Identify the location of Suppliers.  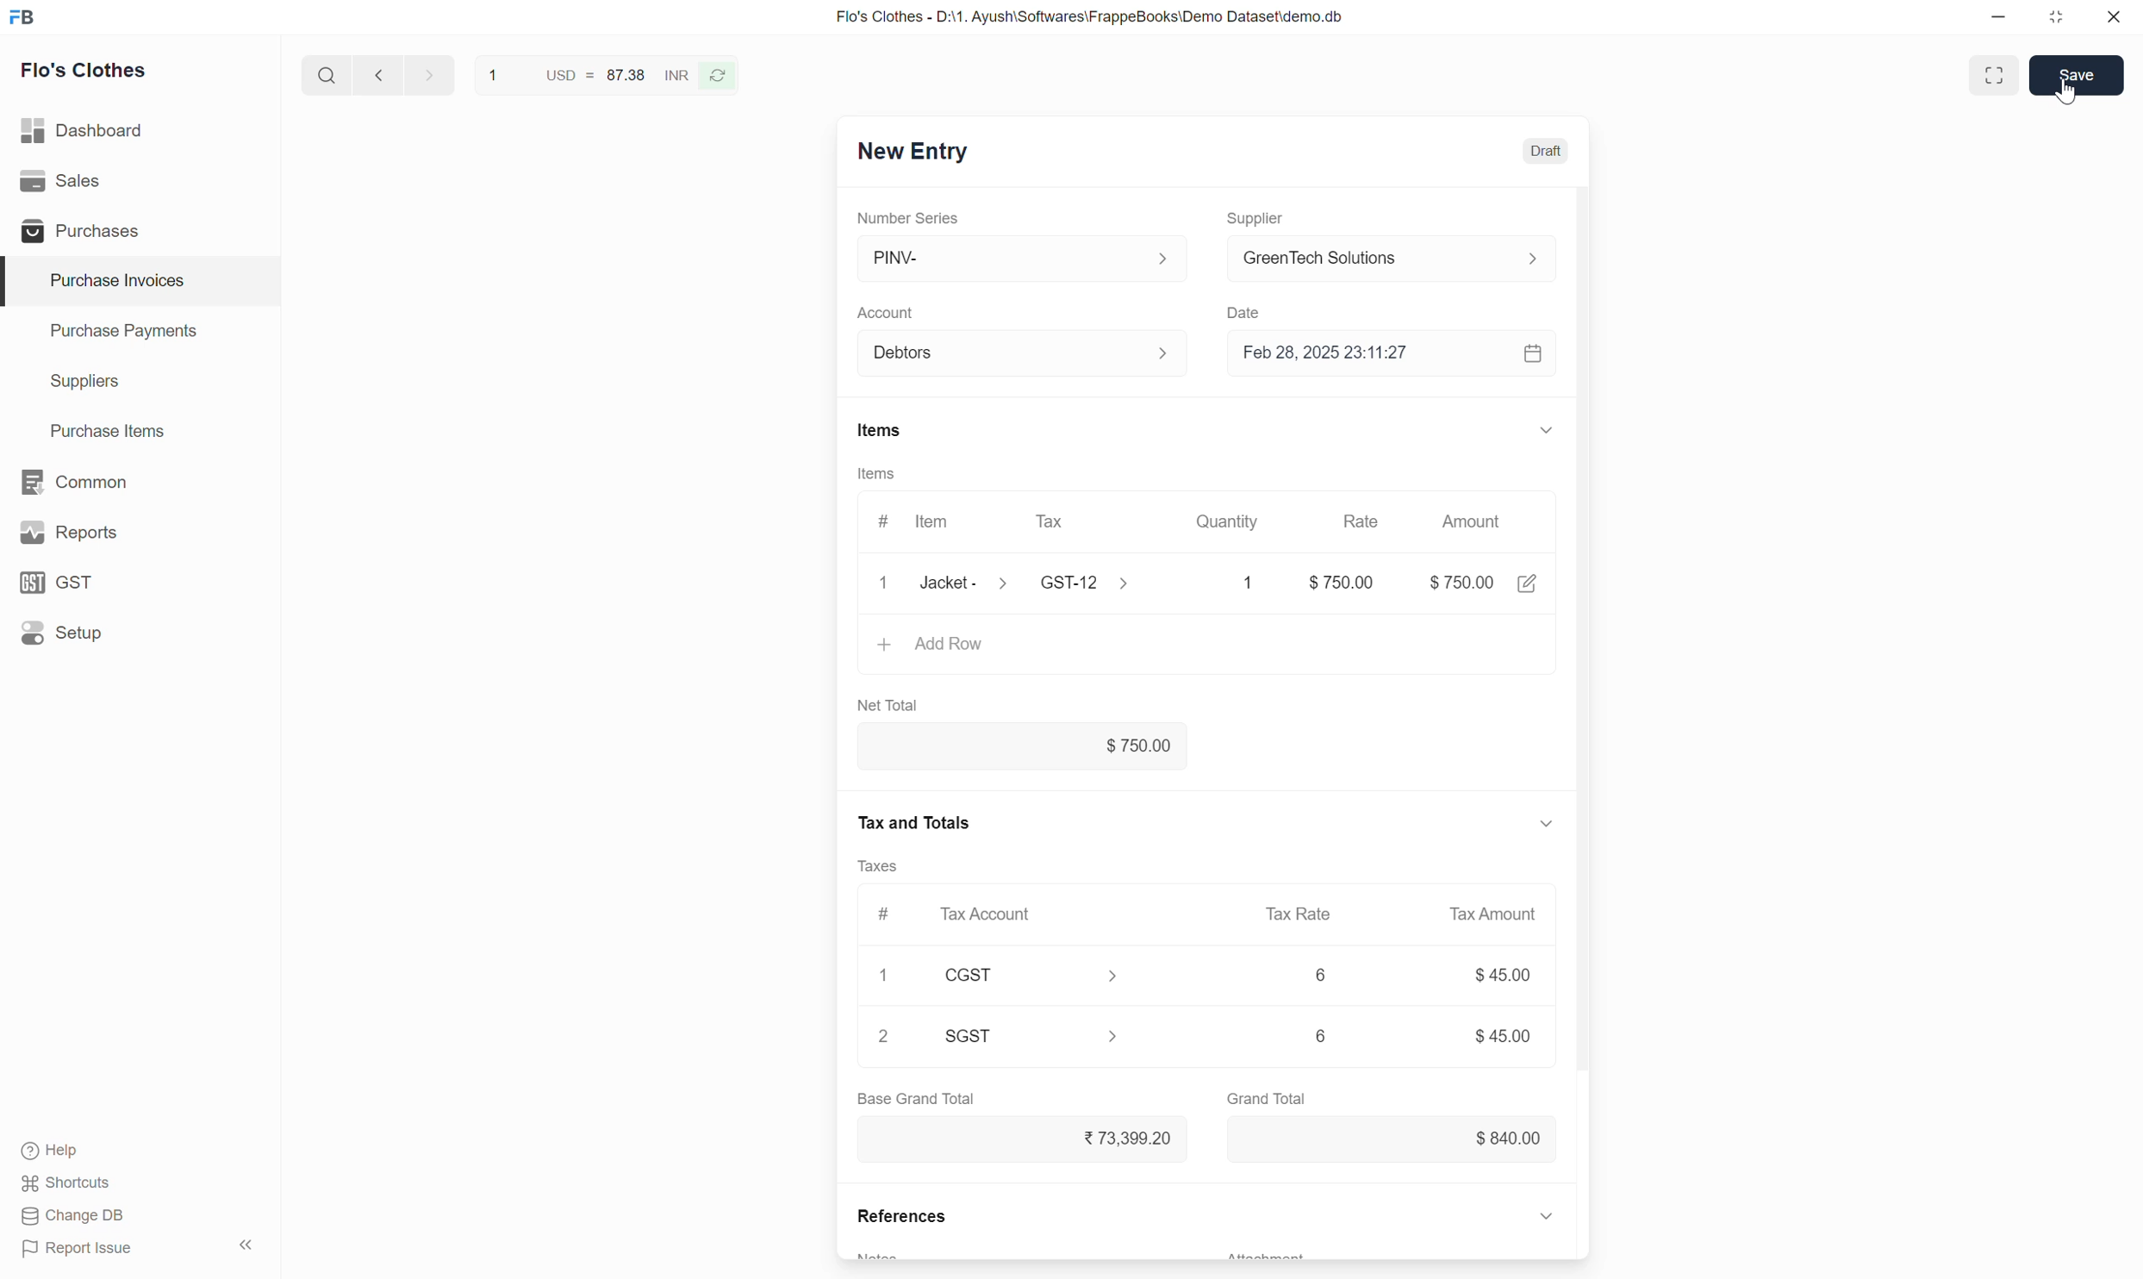
(140, 383).